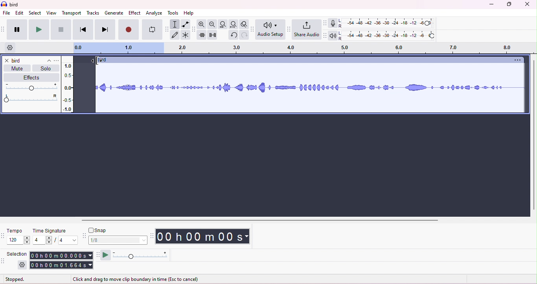 The image size is (537, 284). I want to click on fit selection to width, so click(223, 24).